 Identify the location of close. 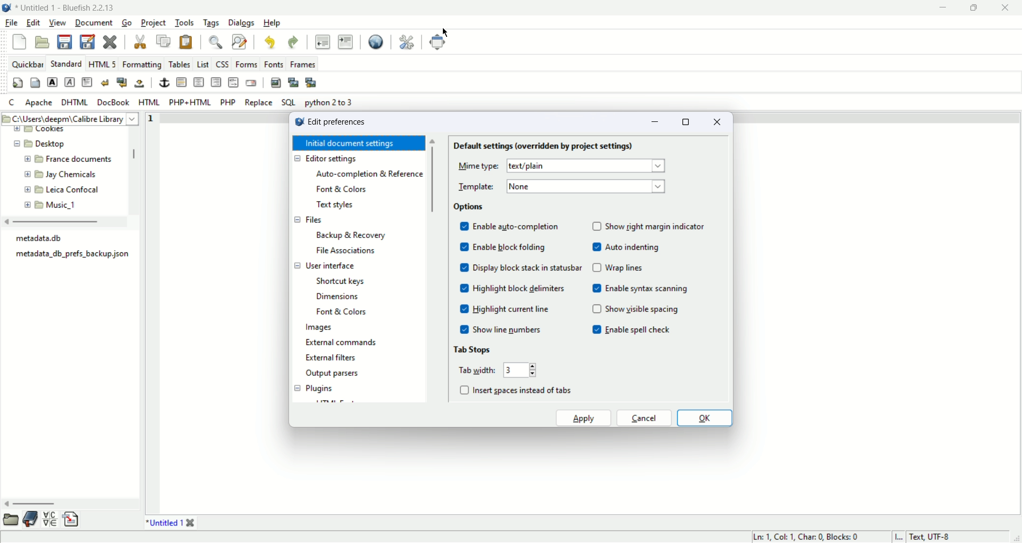
(1006, 9).